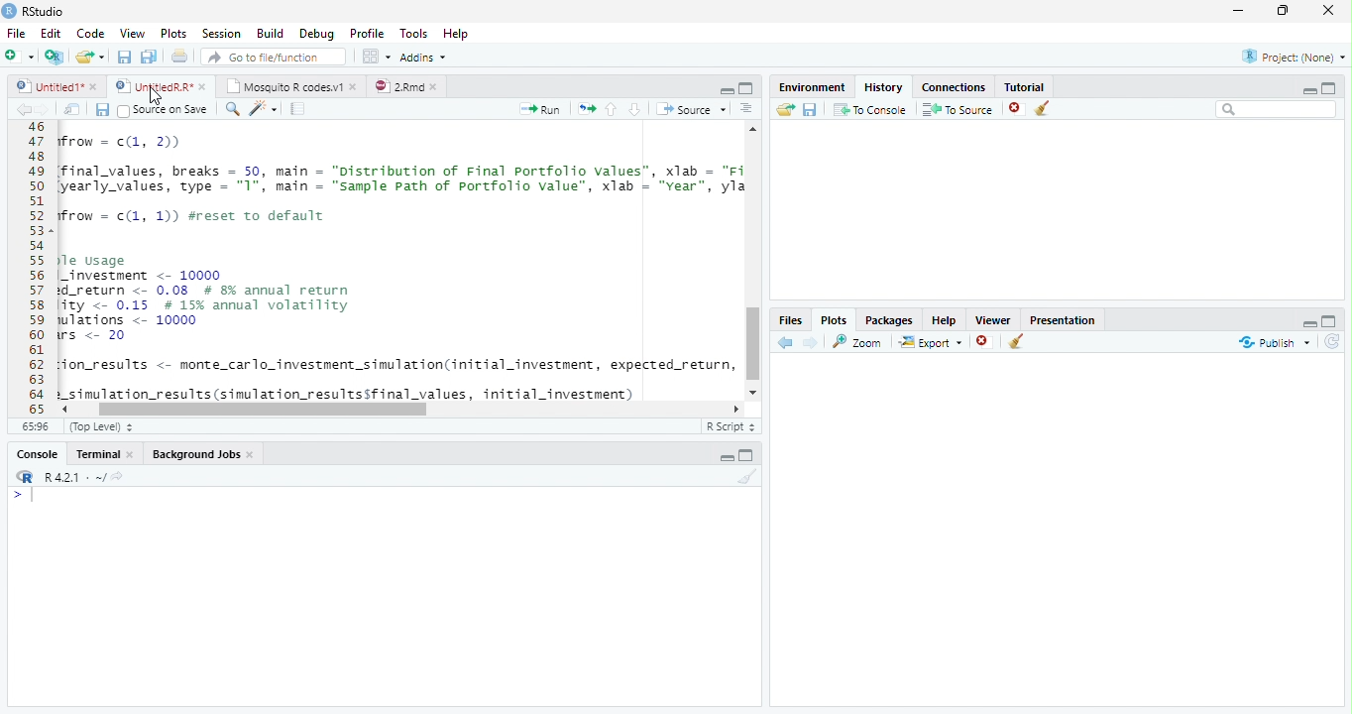 Image resolution: width=1352 pixels, height=714 pixels. Describe the element at coordinates (34, 426) in the screenshot. I see `1:1` at that location.